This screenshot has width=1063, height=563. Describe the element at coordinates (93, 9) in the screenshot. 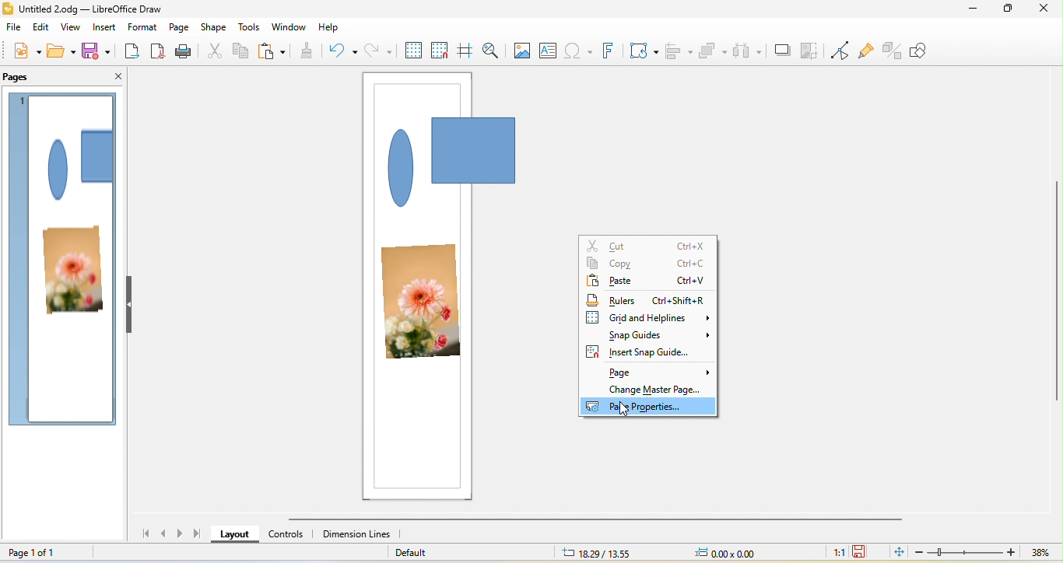

I see `Untitled 2.odg - LibreOffice Draw` at that location.